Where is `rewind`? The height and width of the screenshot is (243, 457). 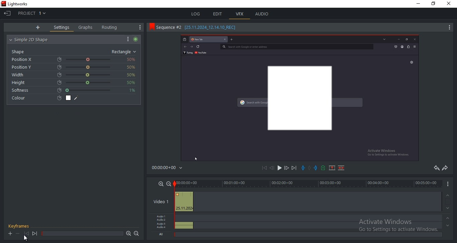
rewind is located at coordinates (271, 168).